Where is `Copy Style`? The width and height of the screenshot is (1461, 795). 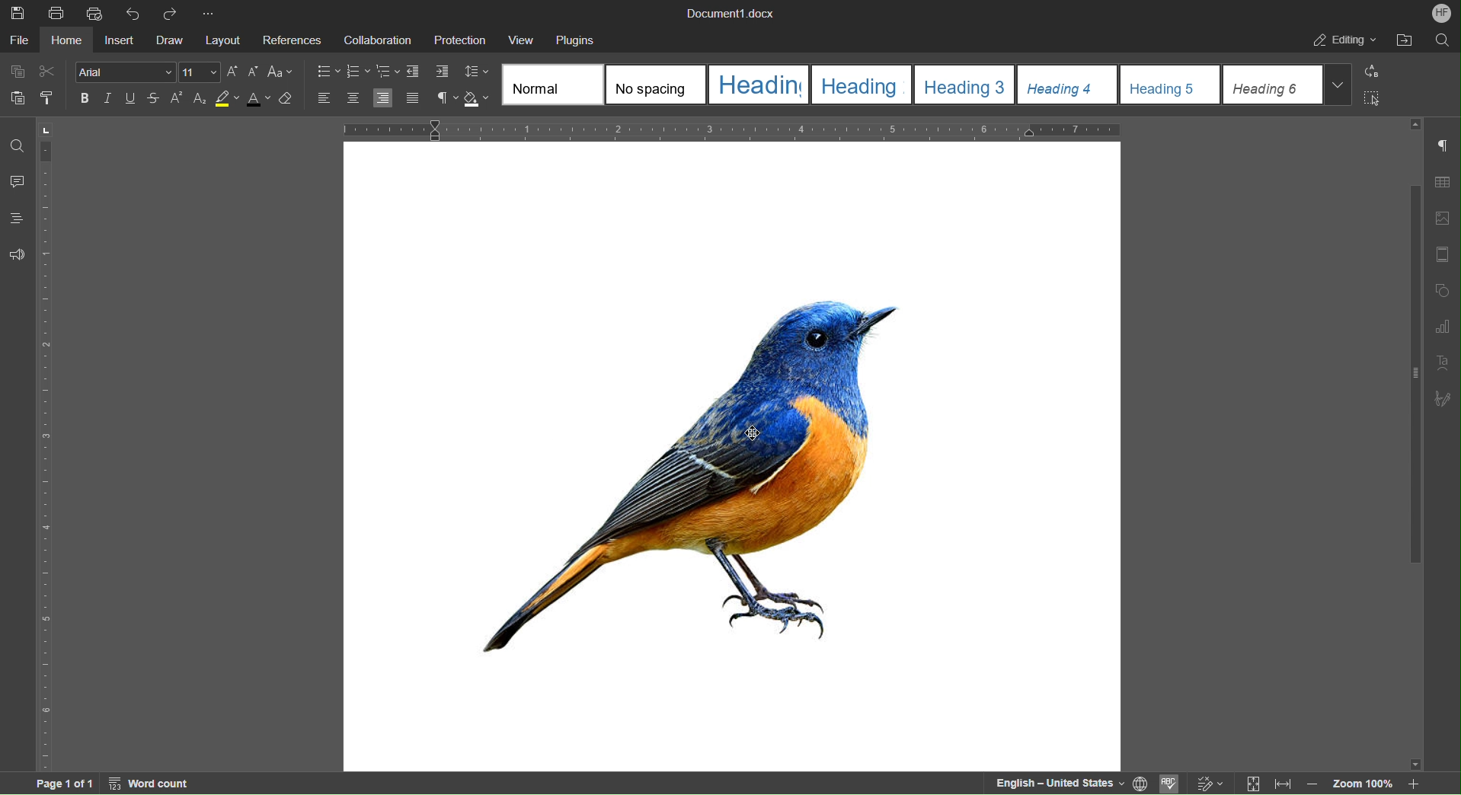 Copy Style is located at coordinates (48, 97).